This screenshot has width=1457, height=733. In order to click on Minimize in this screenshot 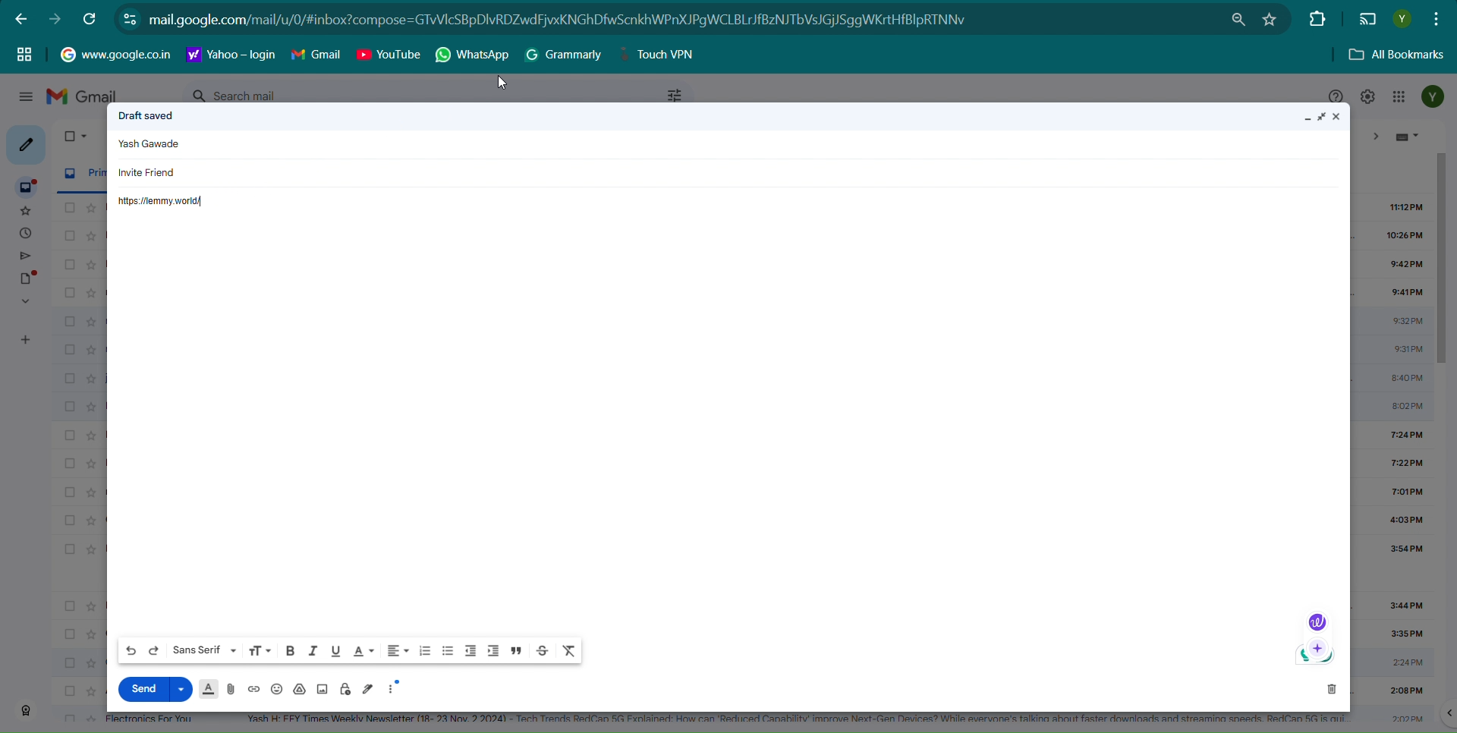, I will do `click(1306, 119)`.